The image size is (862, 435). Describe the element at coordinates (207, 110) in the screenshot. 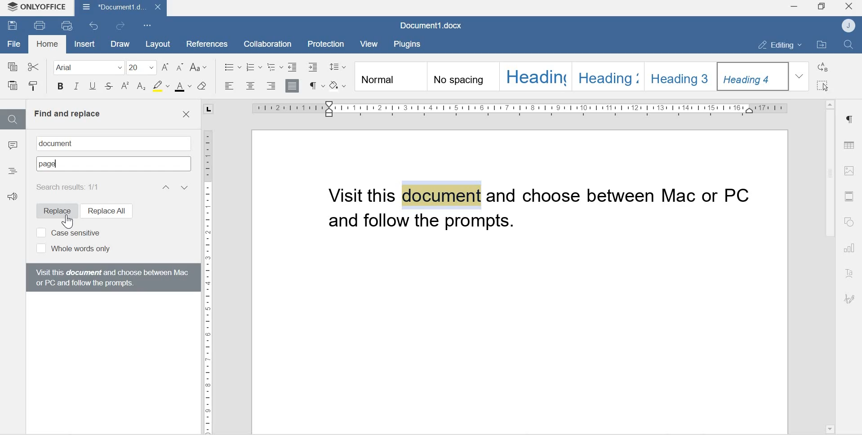

I see `tab stop` at that location.